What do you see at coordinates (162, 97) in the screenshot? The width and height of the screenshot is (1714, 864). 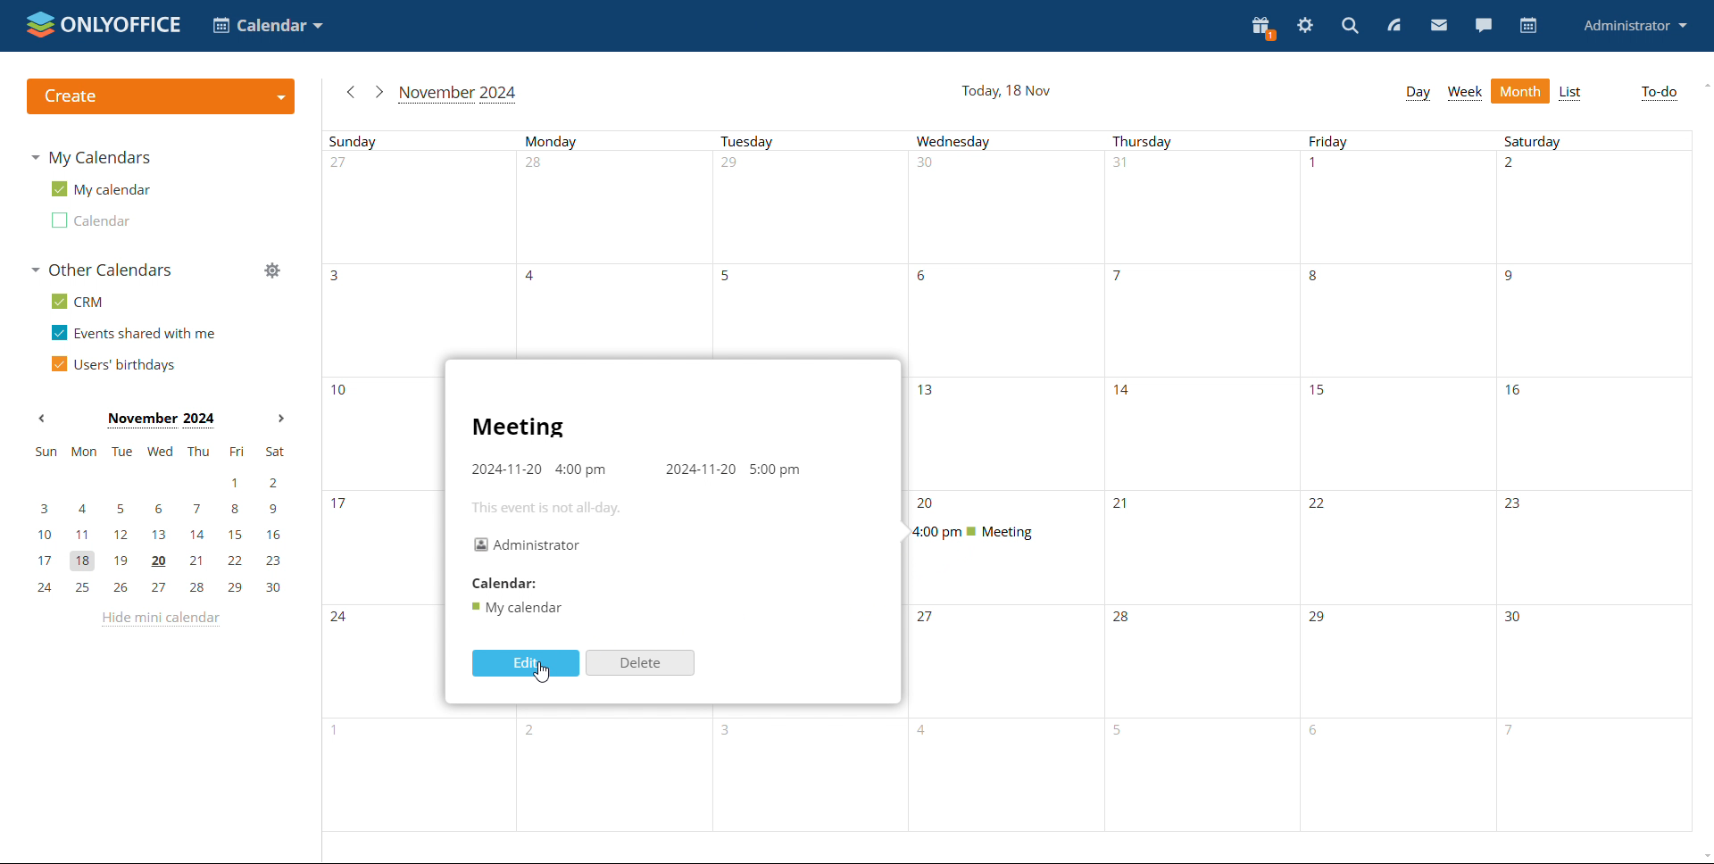 I see `create` at bounding box center [162, 97].